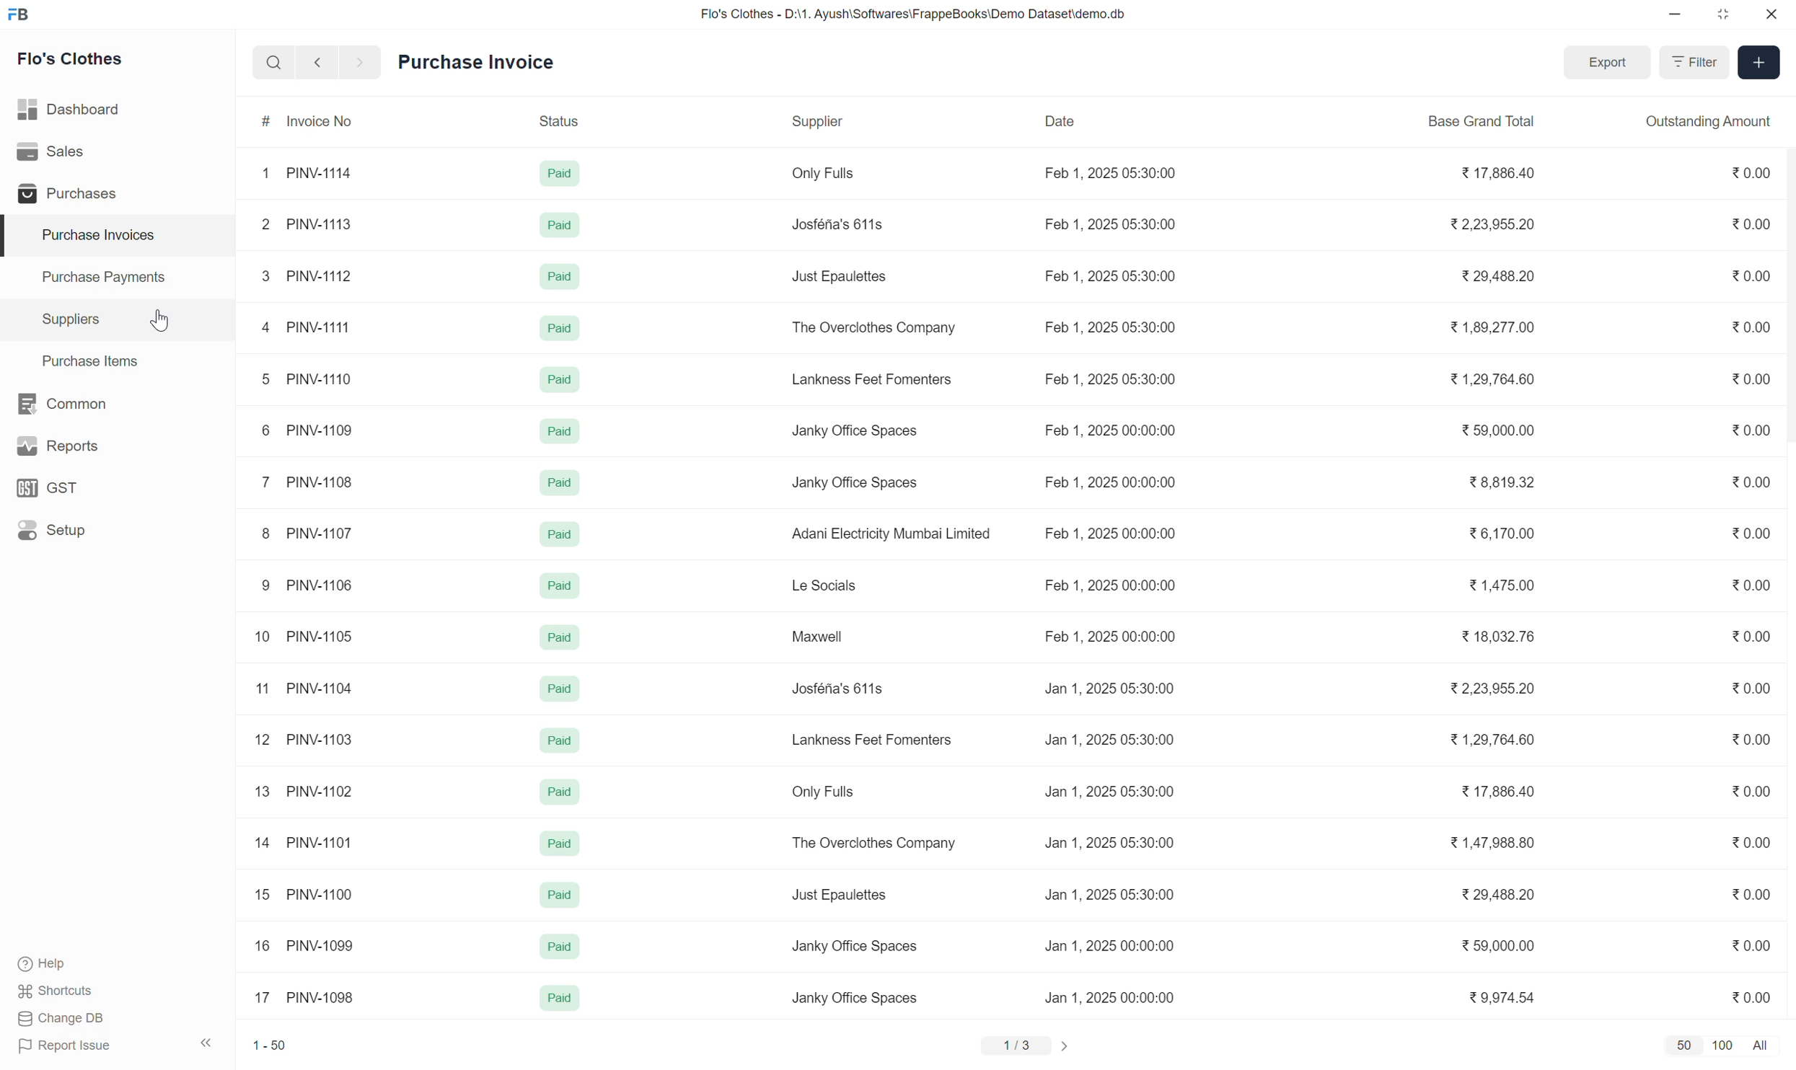  Describe the element at coordinates (1110, 173) in the screenshot. I see `Feb 1, 2025 05:30:00` at that location.